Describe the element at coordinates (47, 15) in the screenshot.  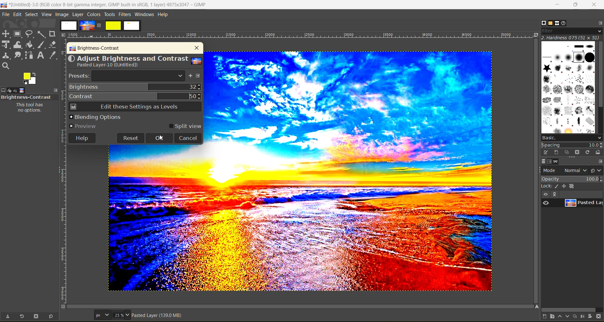
I see `view` at that location.